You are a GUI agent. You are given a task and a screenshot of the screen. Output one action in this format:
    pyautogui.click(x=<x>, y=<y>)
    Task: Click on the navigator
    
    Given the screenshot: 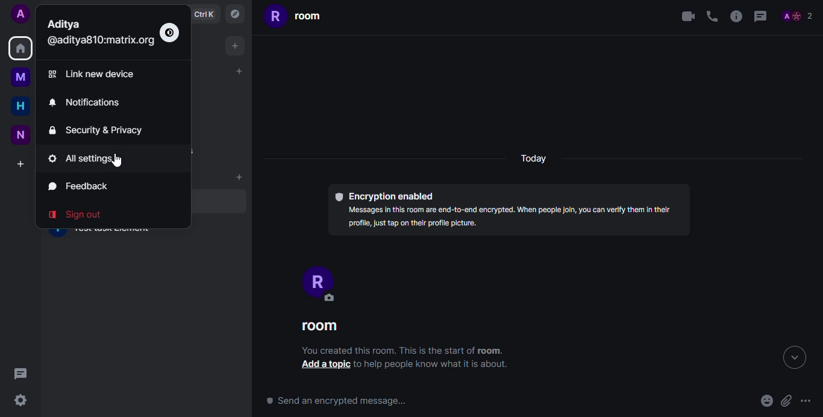 What is the action you would take?
    pyautogui.click(x=235, y=13)
    